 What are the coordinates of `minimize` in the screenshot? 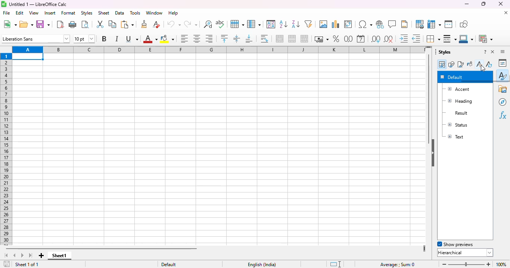 It's located at (467, 4).